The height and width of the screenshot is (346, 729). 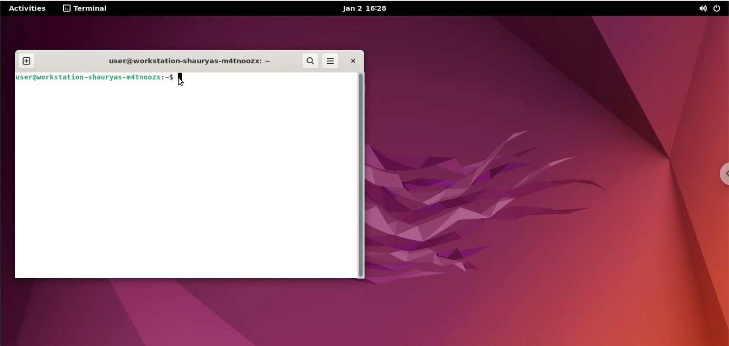 What do you see at coordinates (181, 80) in the screenshot?
I see `cursor` at bounding box center [181, 80].